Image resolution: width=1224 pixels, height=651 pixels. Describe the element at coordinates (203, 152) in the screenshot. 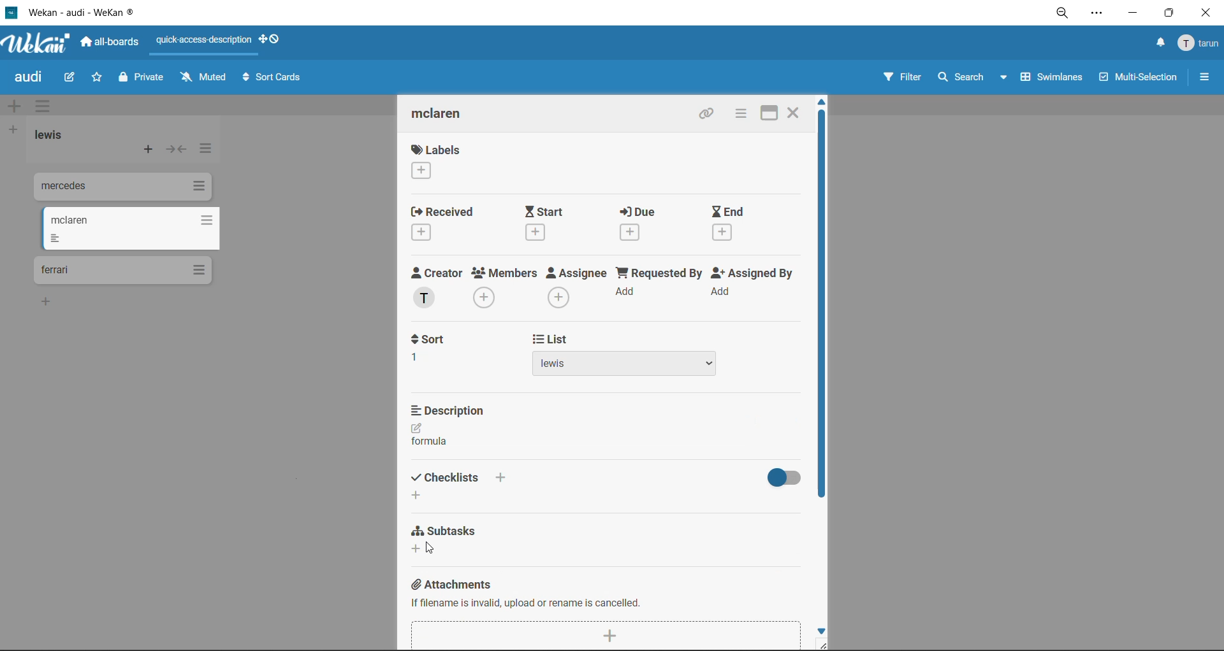

I see `list actions` at that location.